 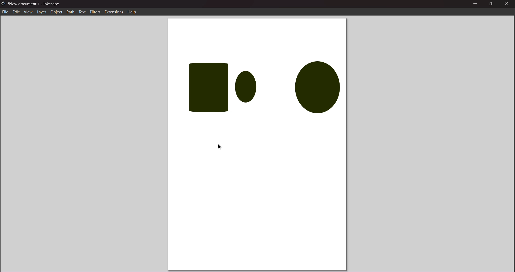 What do you see at coordinates (16, 12) in the screenshot?
I see `edit` at bounding box center [16, 12].